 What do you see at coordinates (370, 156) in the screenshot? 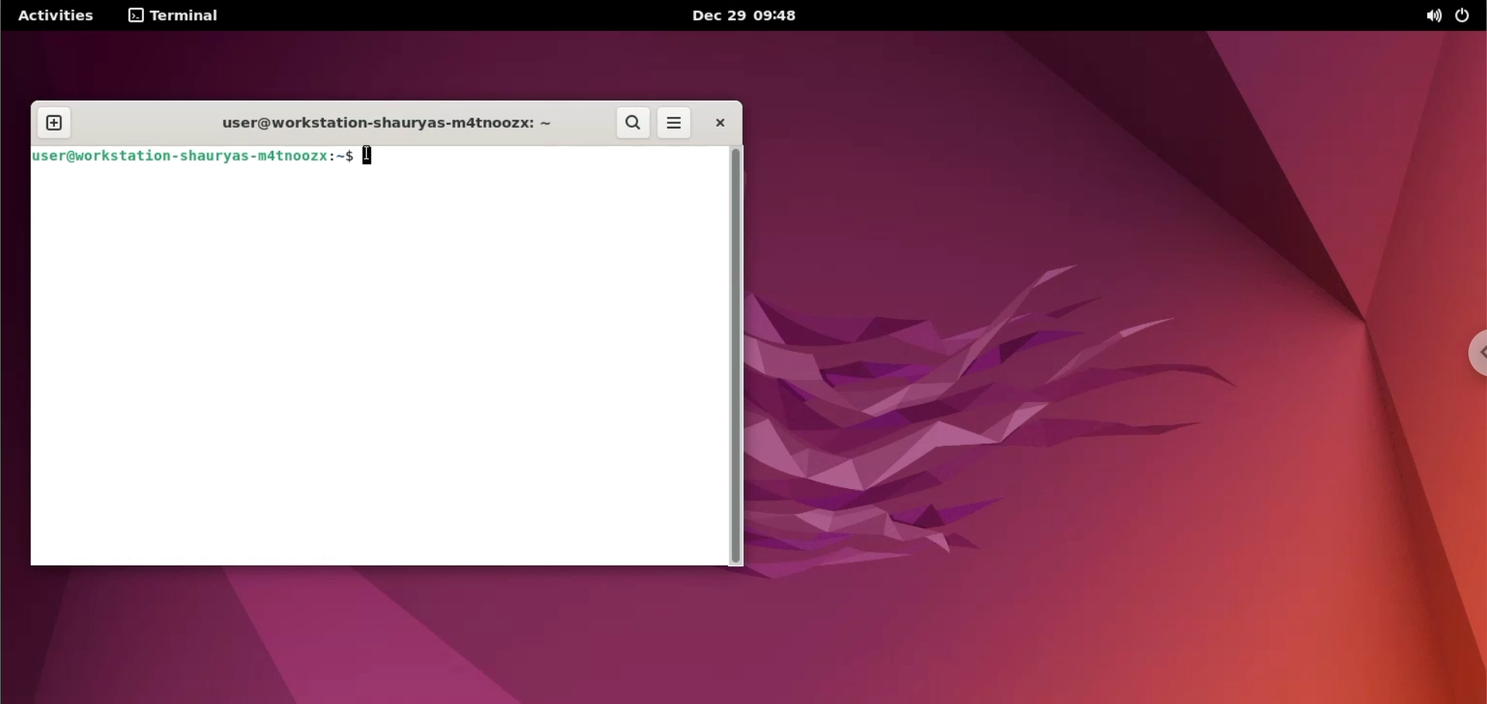
I see `typing cursor` at bounding box center [370, 156].